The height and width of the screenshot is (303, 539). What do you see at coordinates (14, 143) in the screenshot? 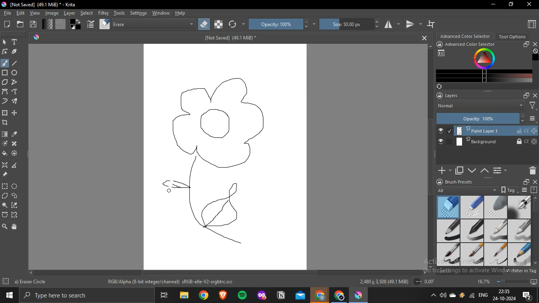
I see `smart patch tool` at bounding box center [14, 143].